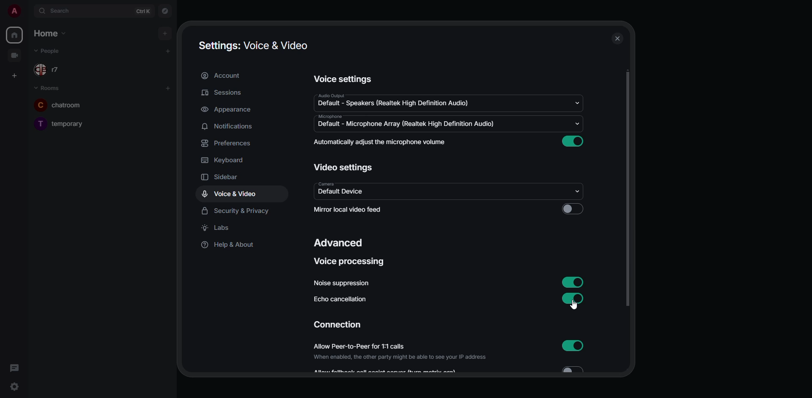 The image size is (812, 398). I want to click on enabled, so click(575, 141).